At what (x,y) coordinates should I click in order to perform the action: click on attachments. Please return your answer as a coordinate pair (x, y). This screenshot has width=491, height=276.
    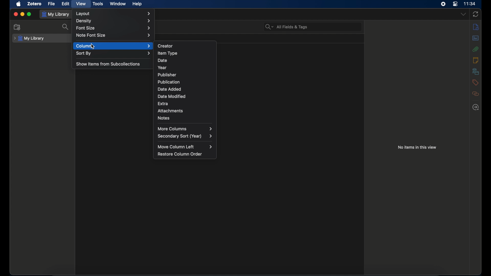
    Looking at the image, I should click on (476, 49).